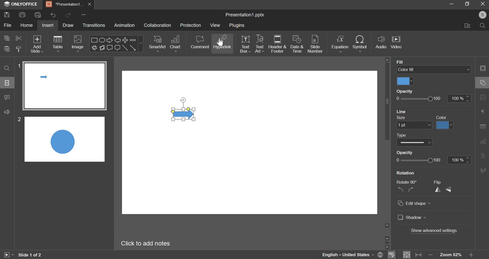 The width and height of the screenshot is (489, 259). What do you see at coordinates (118, 40) in the screenshot?
I see `Left arrow` at bounding box center [118, 40].